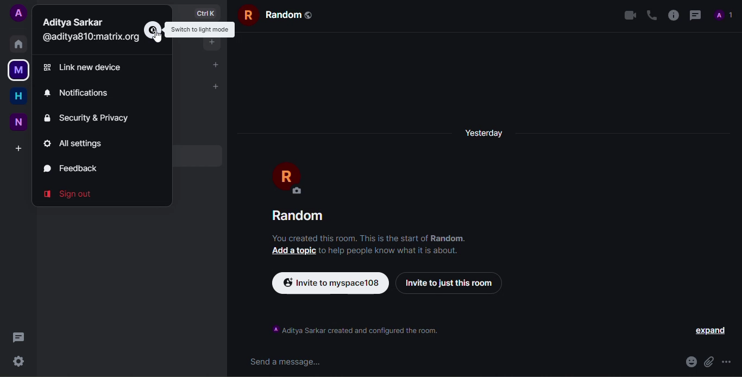 This screenshot has height=377, width=742. What do you see at coordinates (18, 361) in the screenshot?
I see `settigs` at bounding box center [18, 361].